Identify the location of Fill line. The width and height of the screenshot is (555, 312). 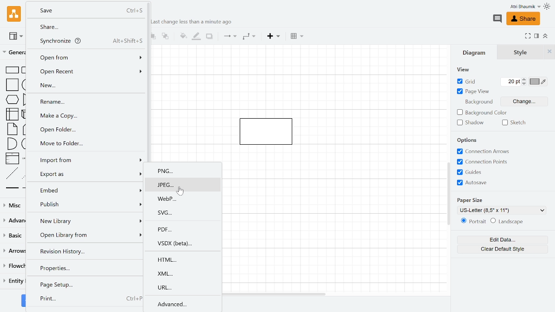
(196, 36).